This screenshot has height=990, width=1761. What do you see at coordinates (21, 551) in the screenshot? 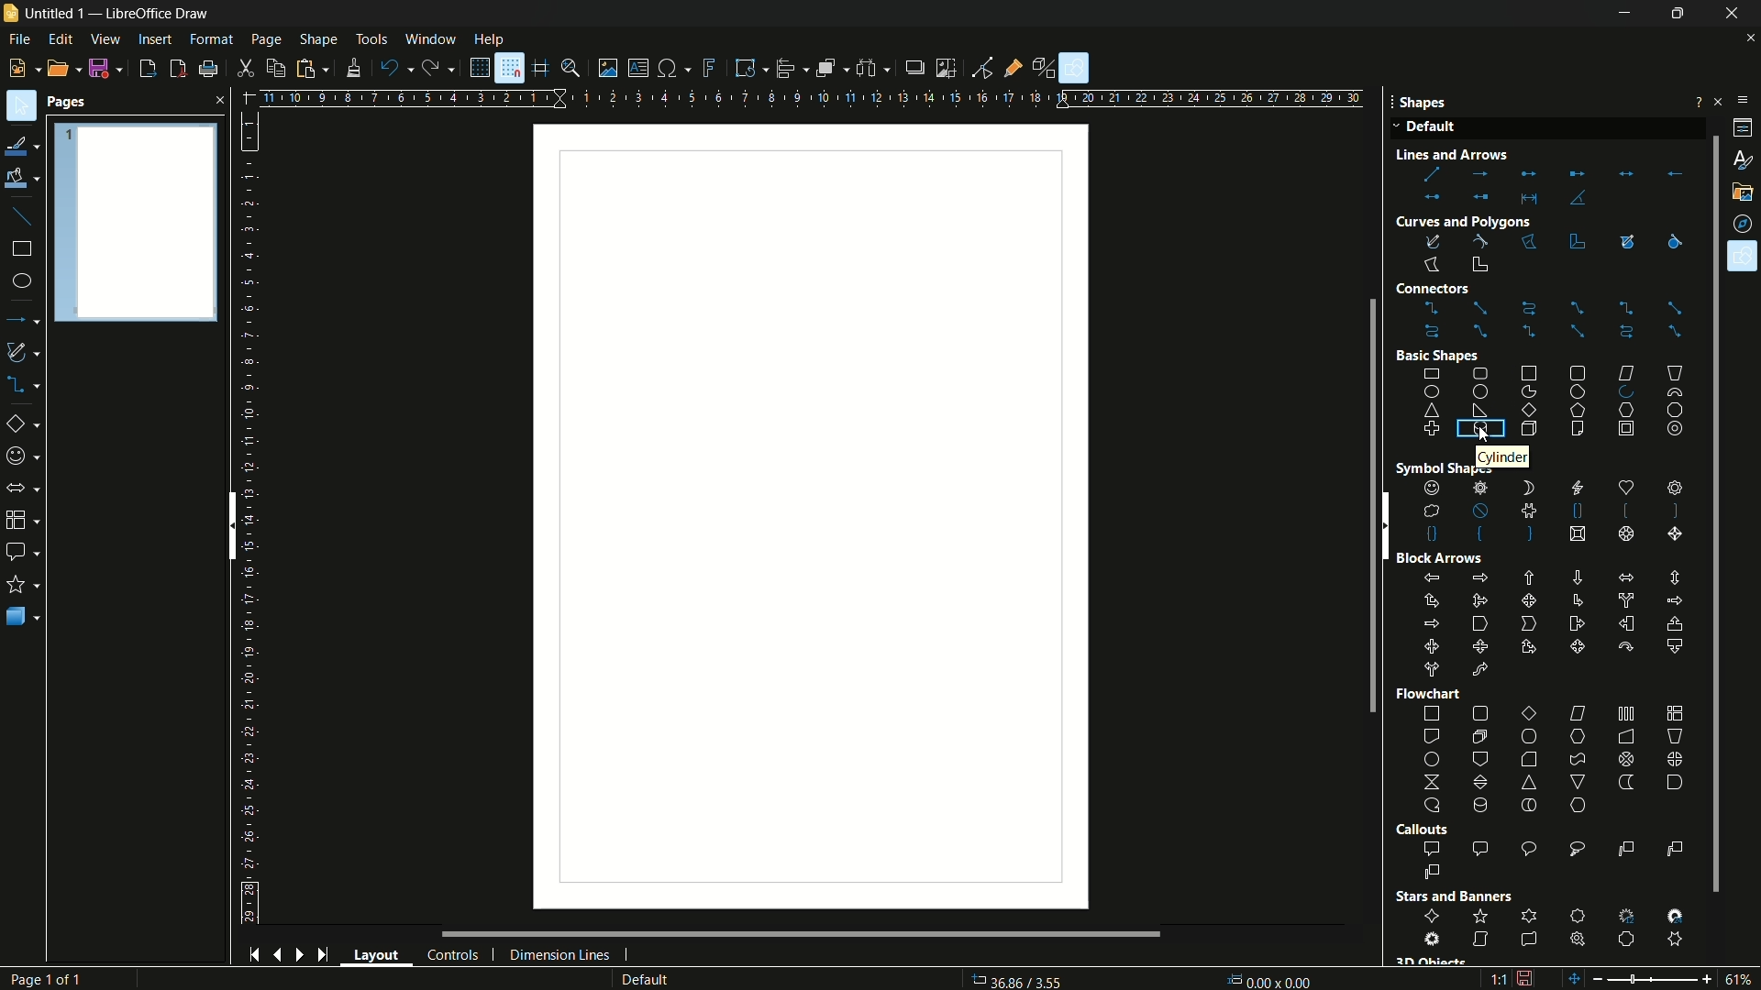
I see `callout shapes` at bounding box center [21, 551].